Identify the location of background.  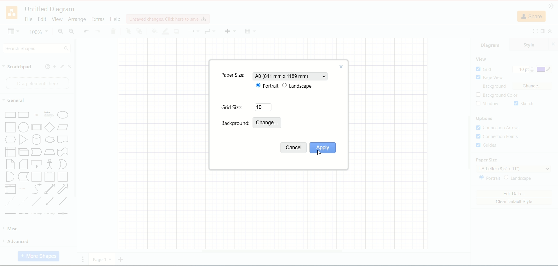
(497, 87).